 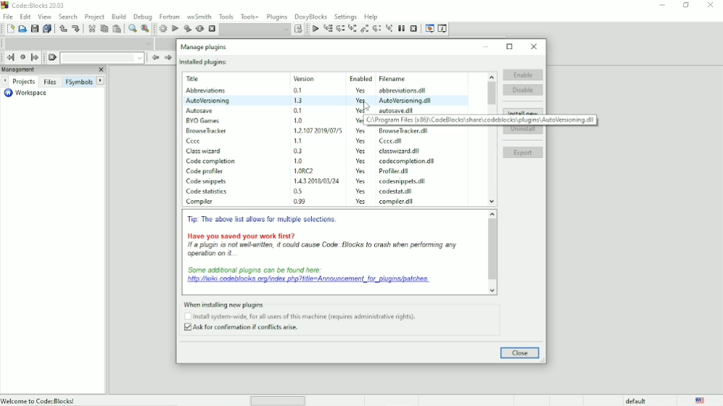 What do you see at coordinates (39, 400) in the screenshot?
I see `Welcome to Code::Blocks!` at bounding box center [39, 400].